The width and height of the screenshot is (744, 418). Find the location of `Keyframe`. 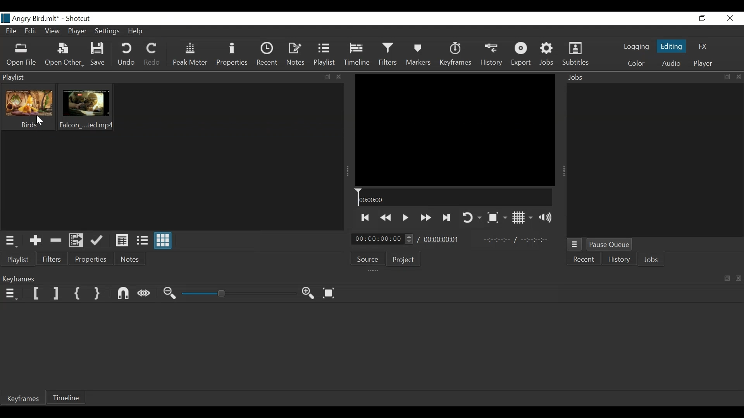

Keyframe is located at coordinates (456, 55).